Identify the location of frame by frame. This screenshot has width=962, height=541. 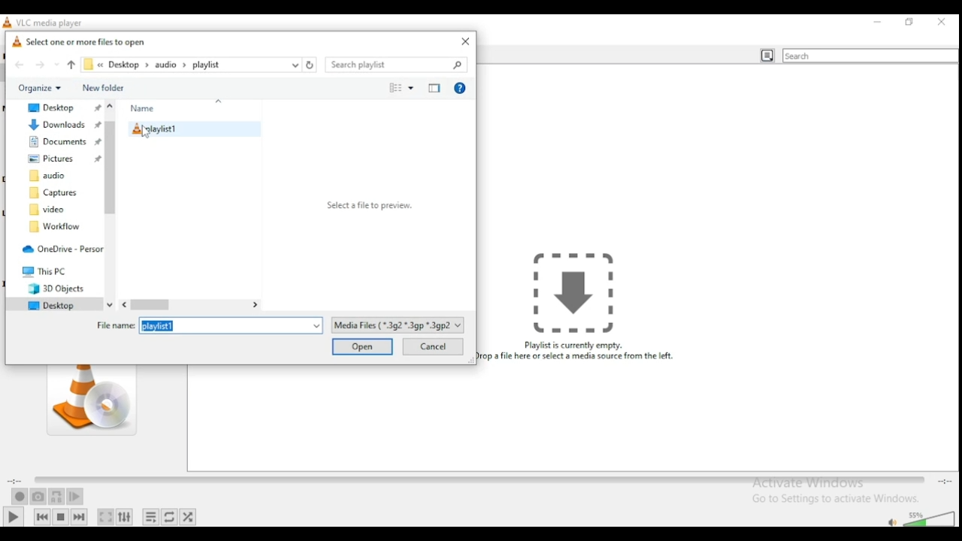
(75, 496).